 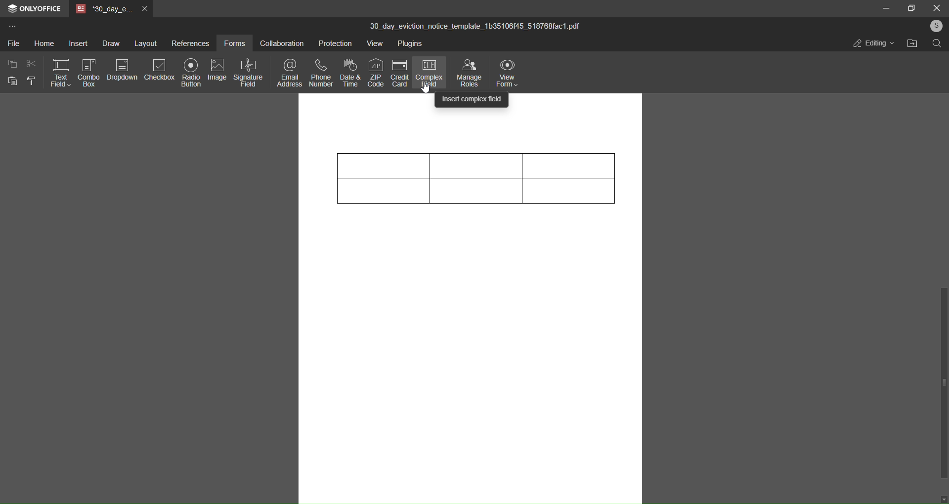 I want to click on more, so click(x=12, y=27).